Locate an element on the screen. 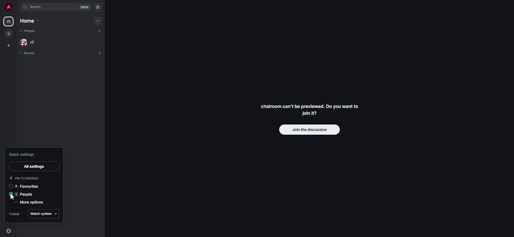 This screenshot has width=514, height=237. create space is located at coordinates (9, 46).